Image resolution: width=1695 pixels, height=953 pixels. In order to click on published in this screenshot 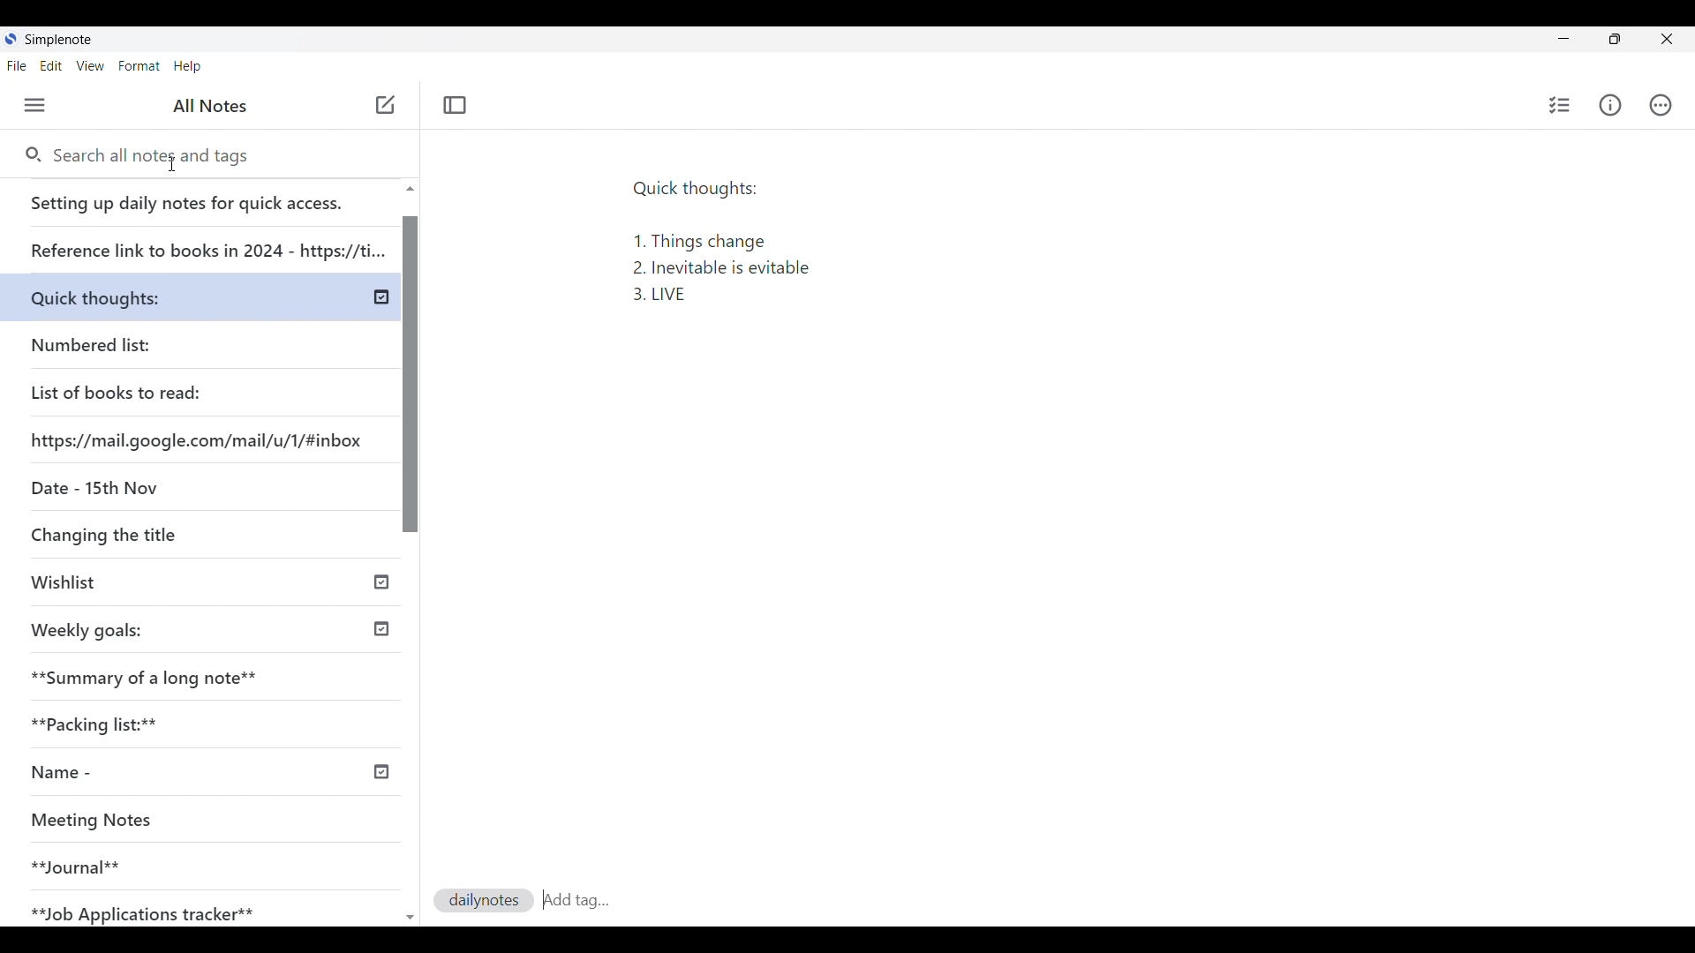, I will do `click(381, 580)`.